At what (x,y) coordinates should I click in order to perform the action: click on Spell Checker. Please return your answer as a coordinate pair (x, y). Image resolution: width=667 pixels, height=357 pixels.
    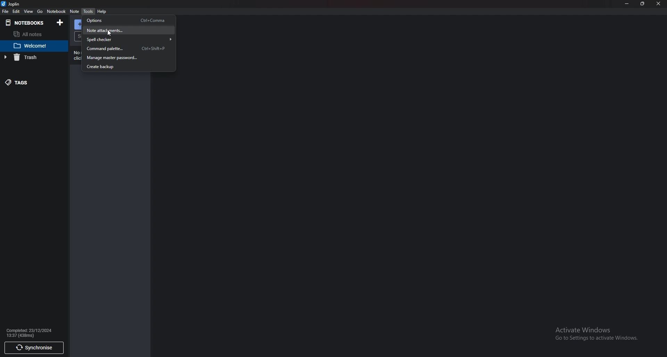
    Looking at the image, I should click on (130, 39).